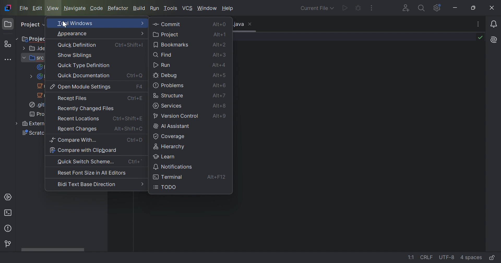  What do you see at coordinates (86, 184) in the screenshot?
I see `Bidi text base direction` at bounding box center [86, 184].